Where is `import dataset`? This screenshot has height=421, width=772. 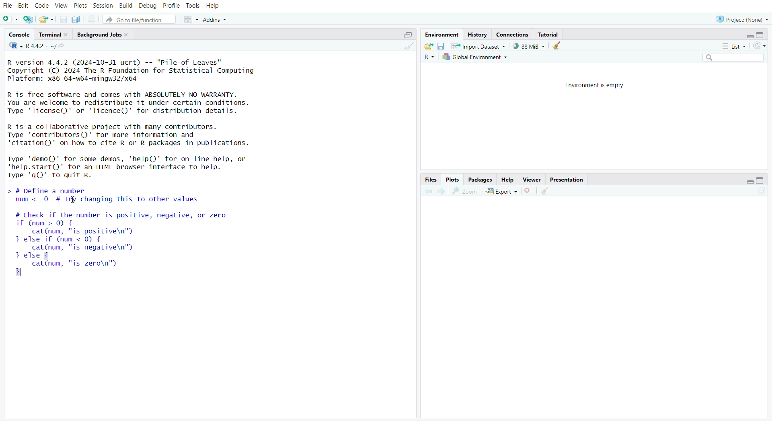
import dataset is located at coordinates (478, 46).